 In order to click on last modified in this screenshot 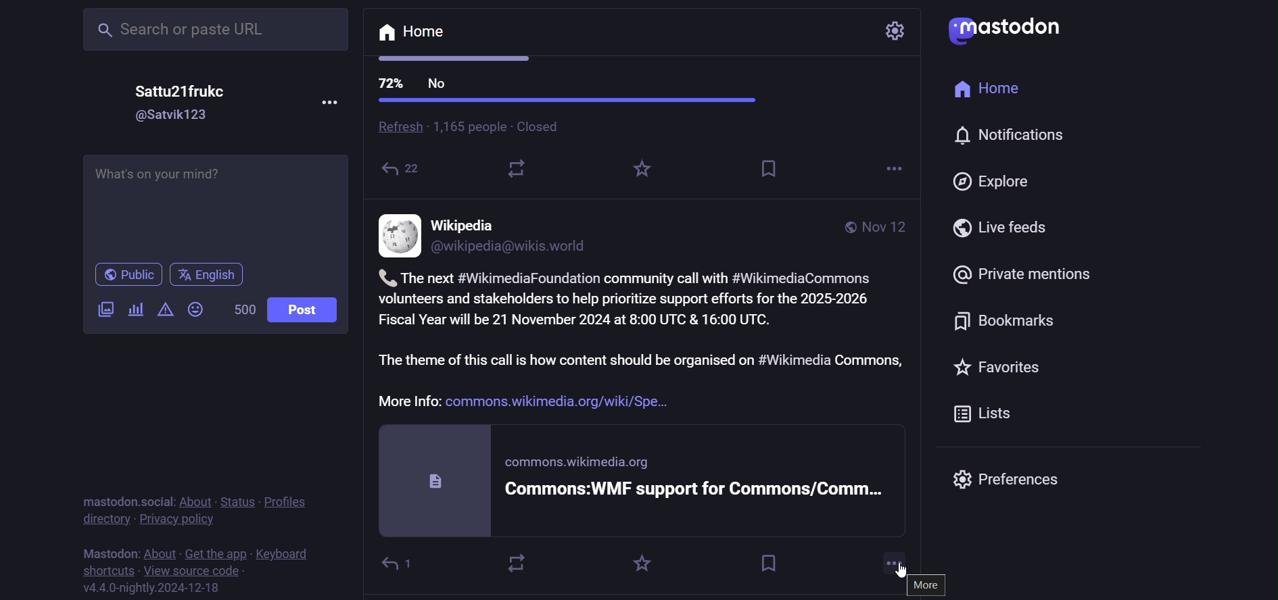, I will do `click(887, 228)`.